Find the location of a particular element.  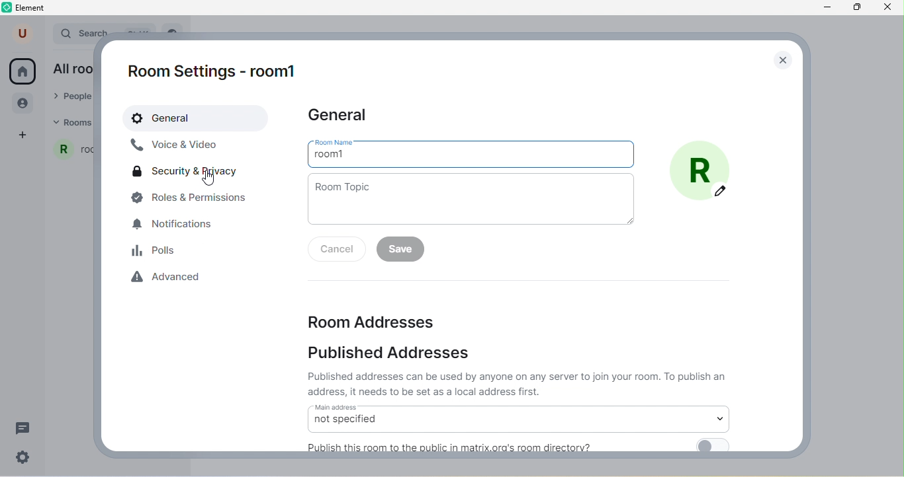

polls is located at coordinates (155, 250).